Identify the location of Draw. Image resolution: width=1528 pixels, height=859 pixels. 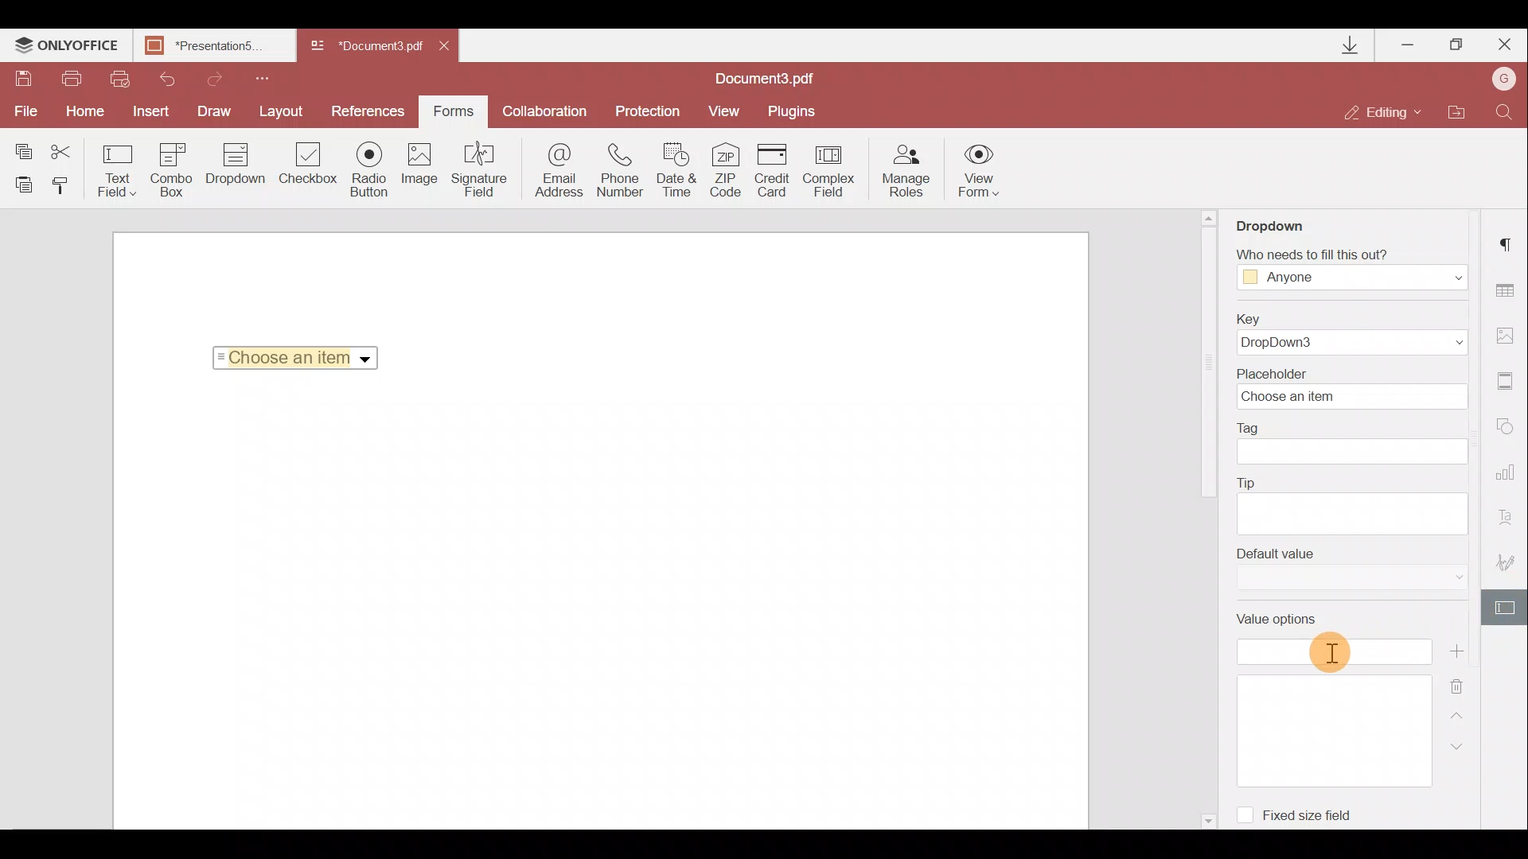
(218, 111).